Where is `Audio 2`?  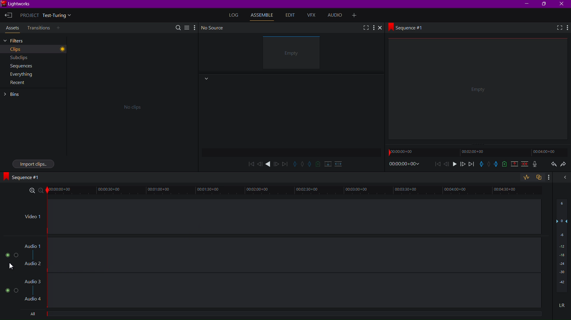 Audio 2 is located at coordinates (33, 264).